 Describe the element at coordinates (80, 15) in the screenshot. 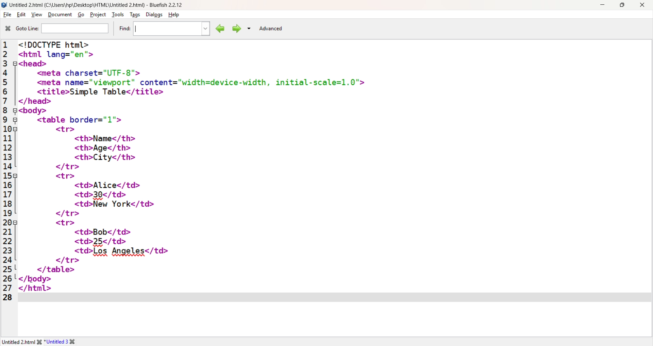

I see `Go` at that location.